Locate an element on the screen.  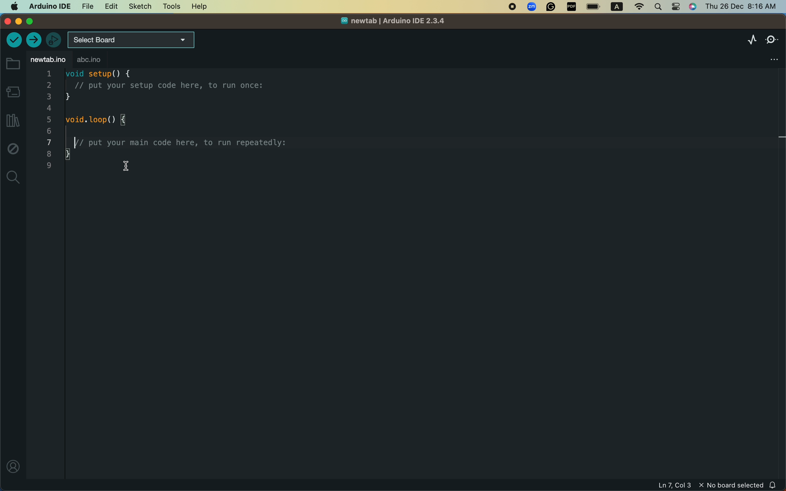
file name is located at coordinates (388, 22).